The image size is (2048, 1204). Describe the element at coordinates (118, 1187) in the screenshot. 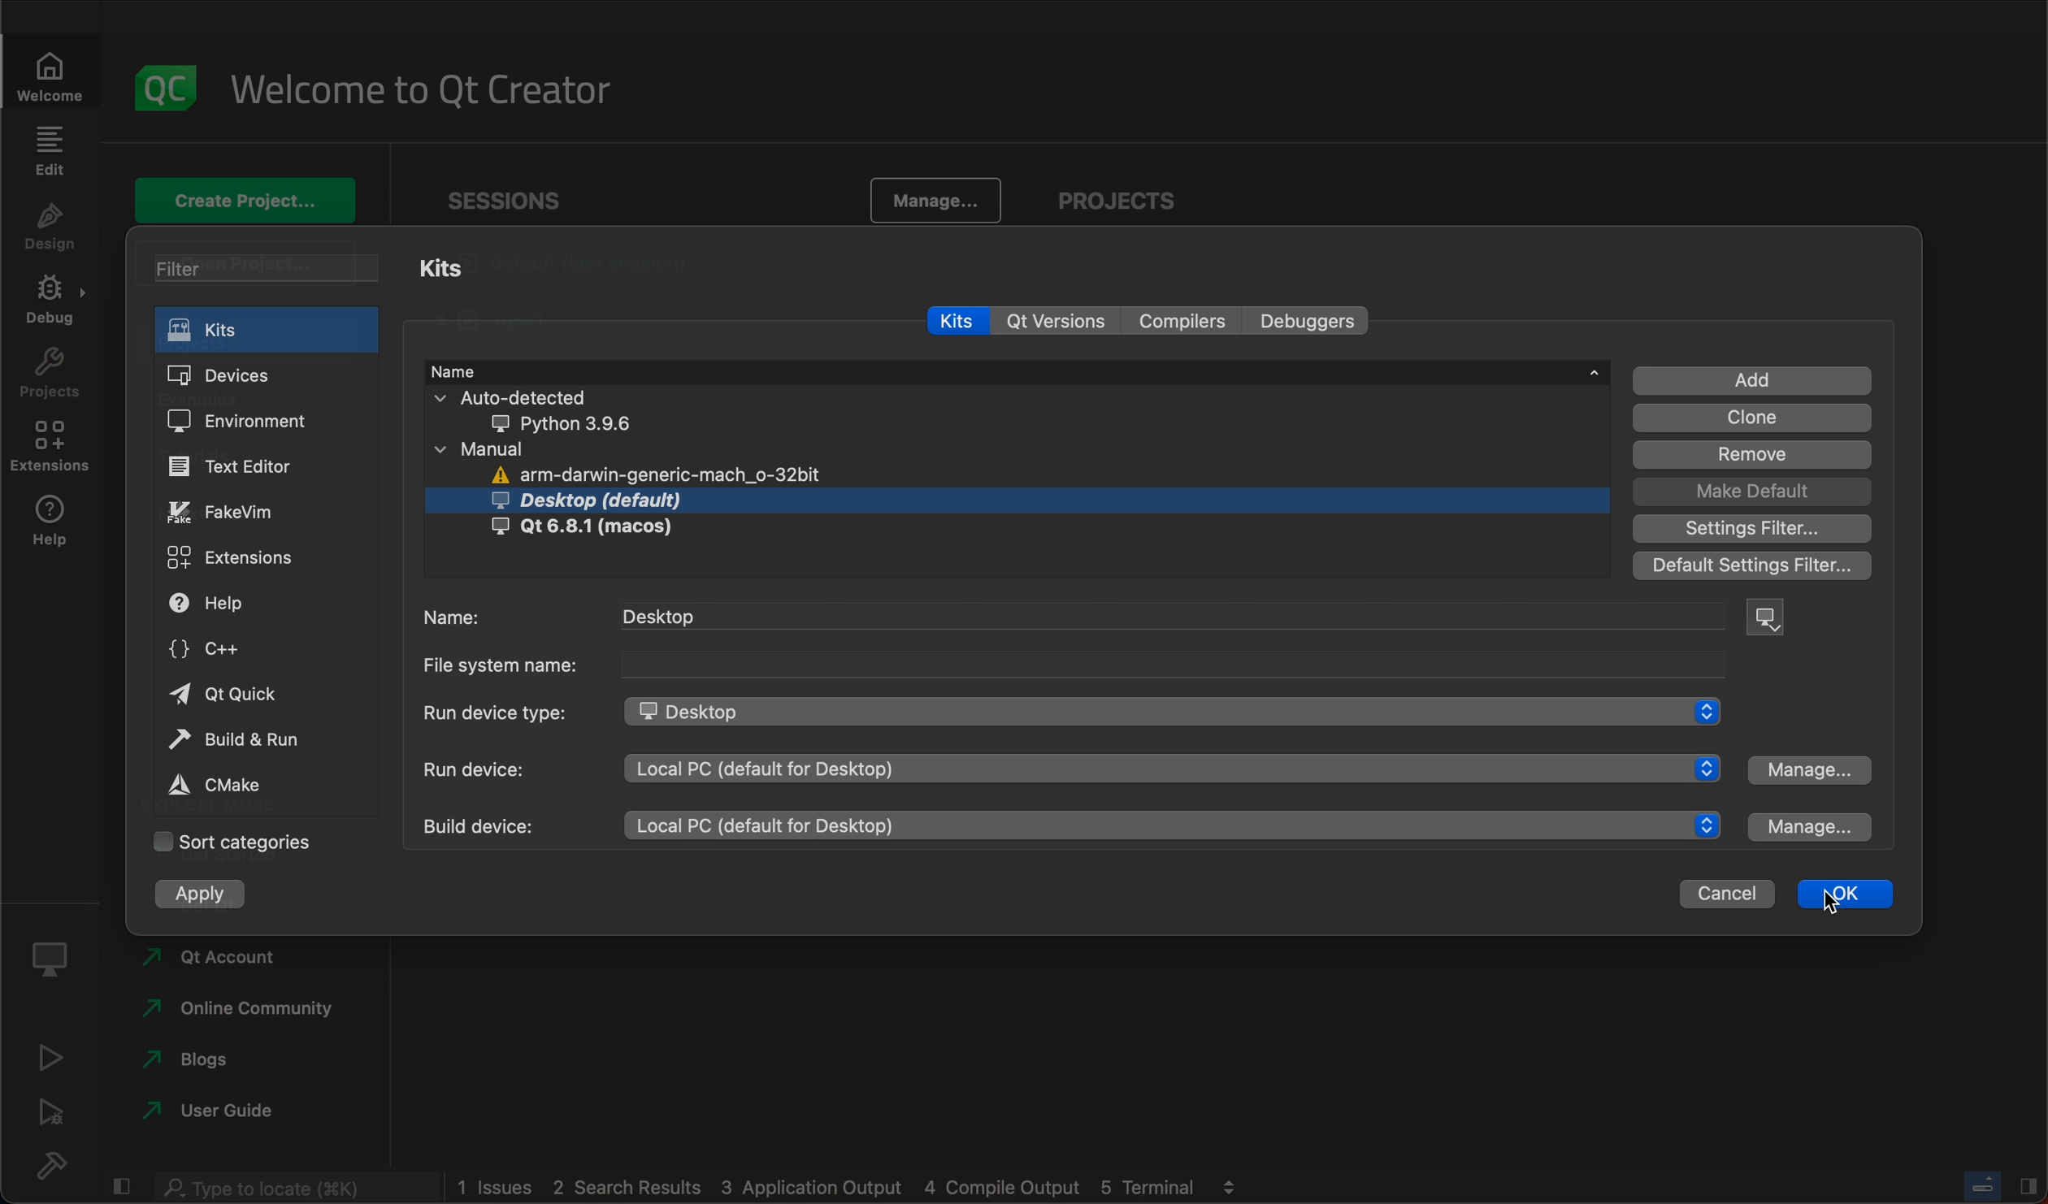

I see `hide/show left sidebar` at that location.